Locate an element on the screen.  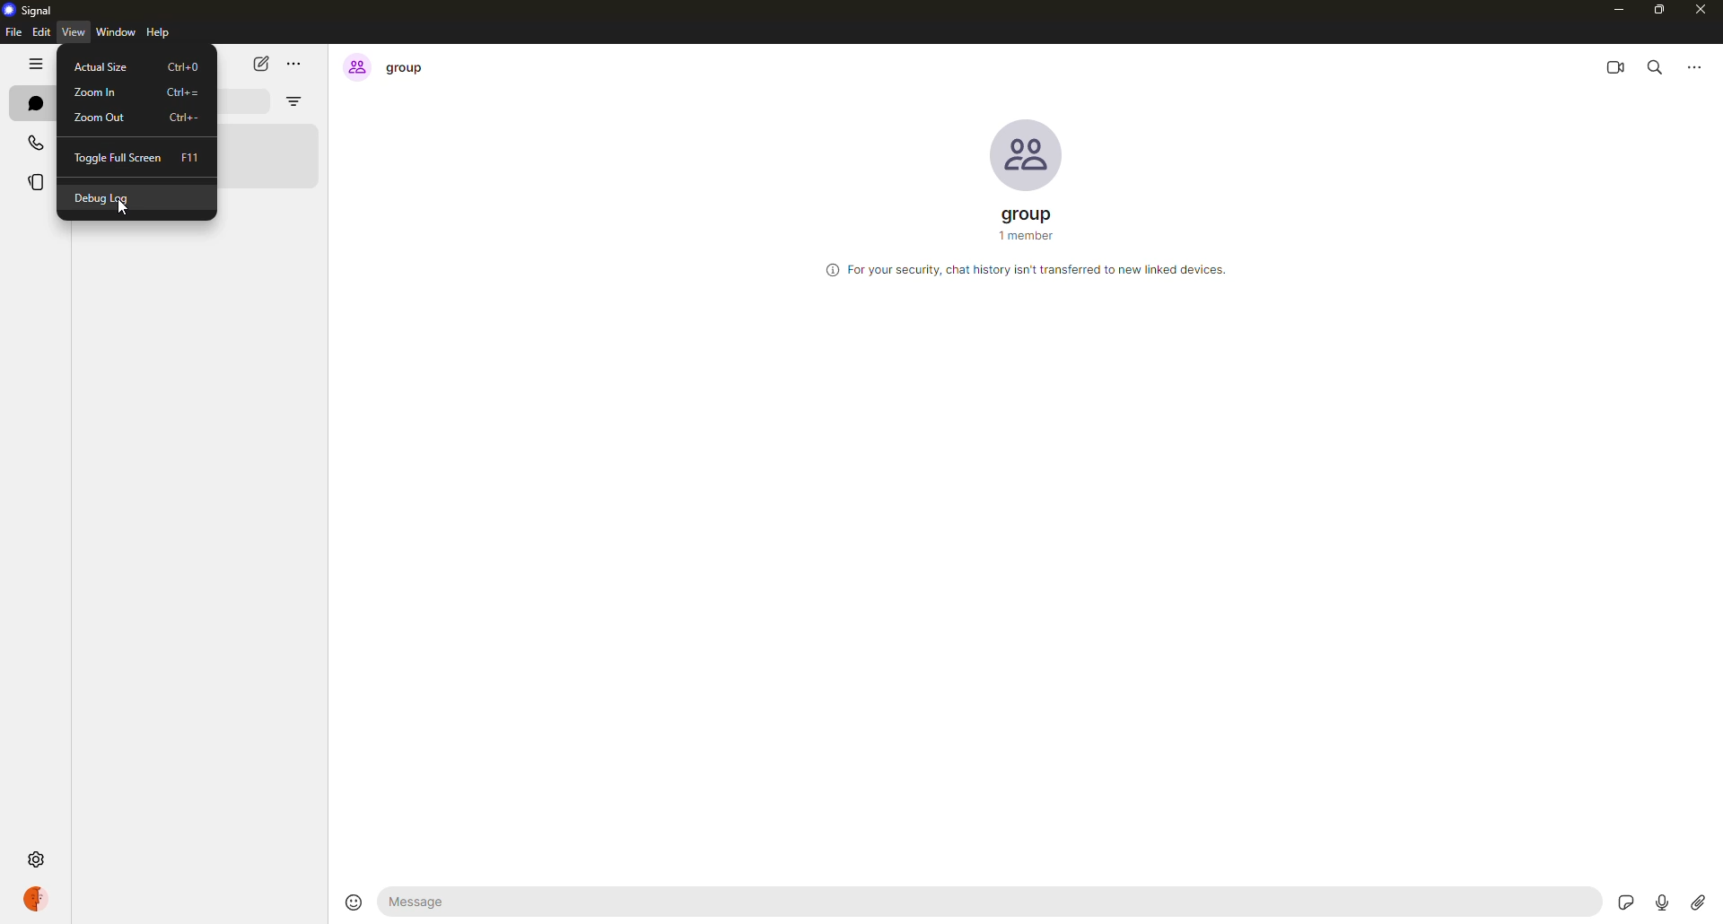
settings is located at coordinates (35, 859).